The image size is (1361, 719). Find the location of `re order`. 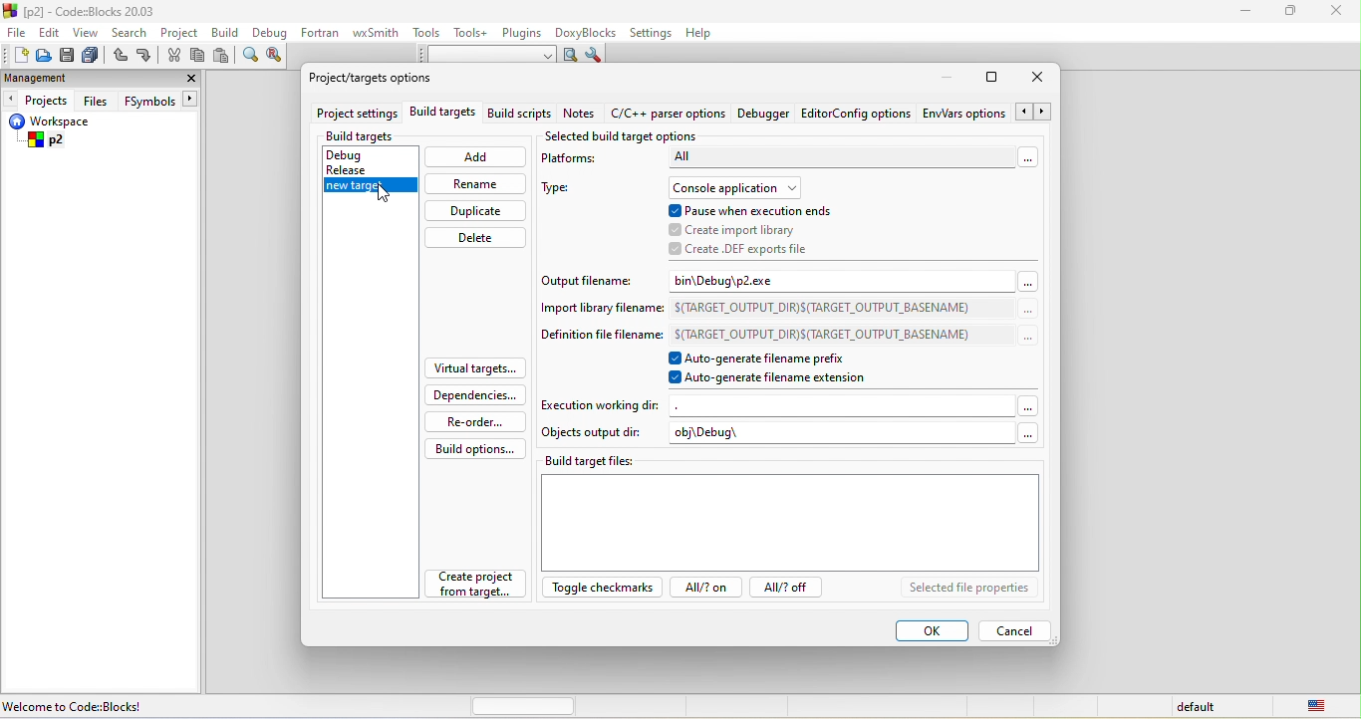

re order is located at coordinates (471, 421).